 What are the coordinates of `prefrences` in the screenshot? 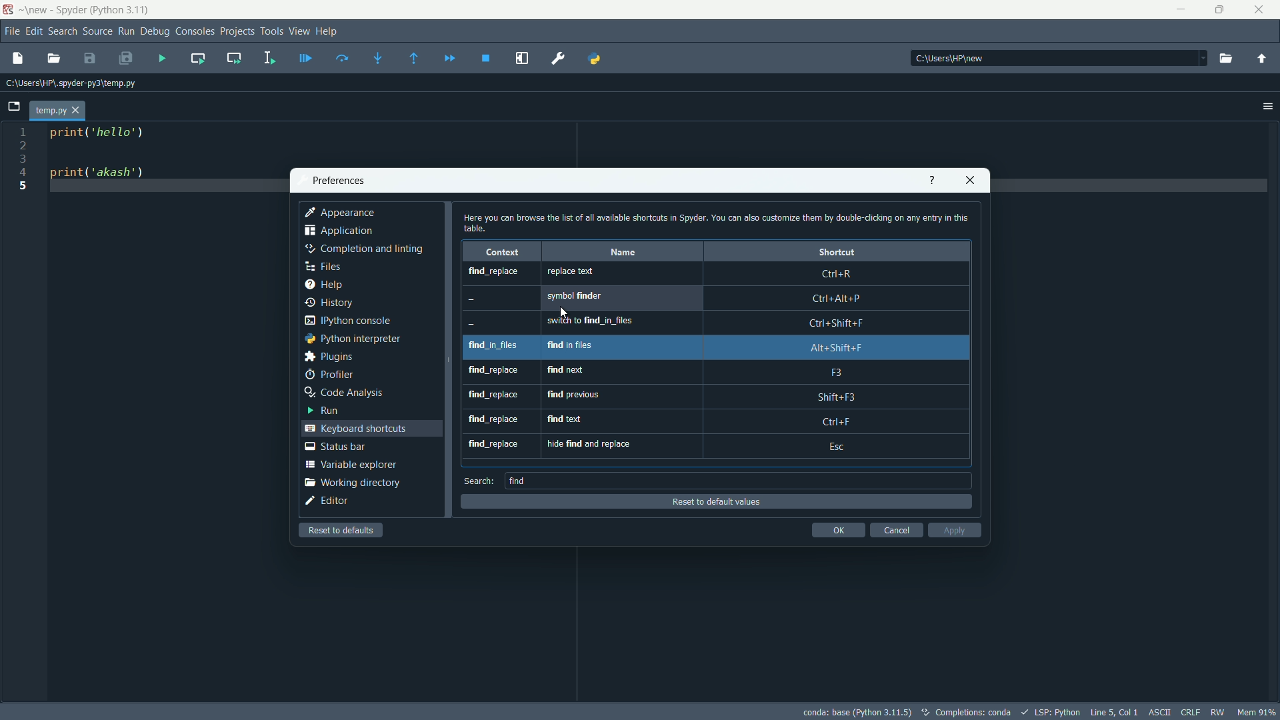 It's located at (343, 181).